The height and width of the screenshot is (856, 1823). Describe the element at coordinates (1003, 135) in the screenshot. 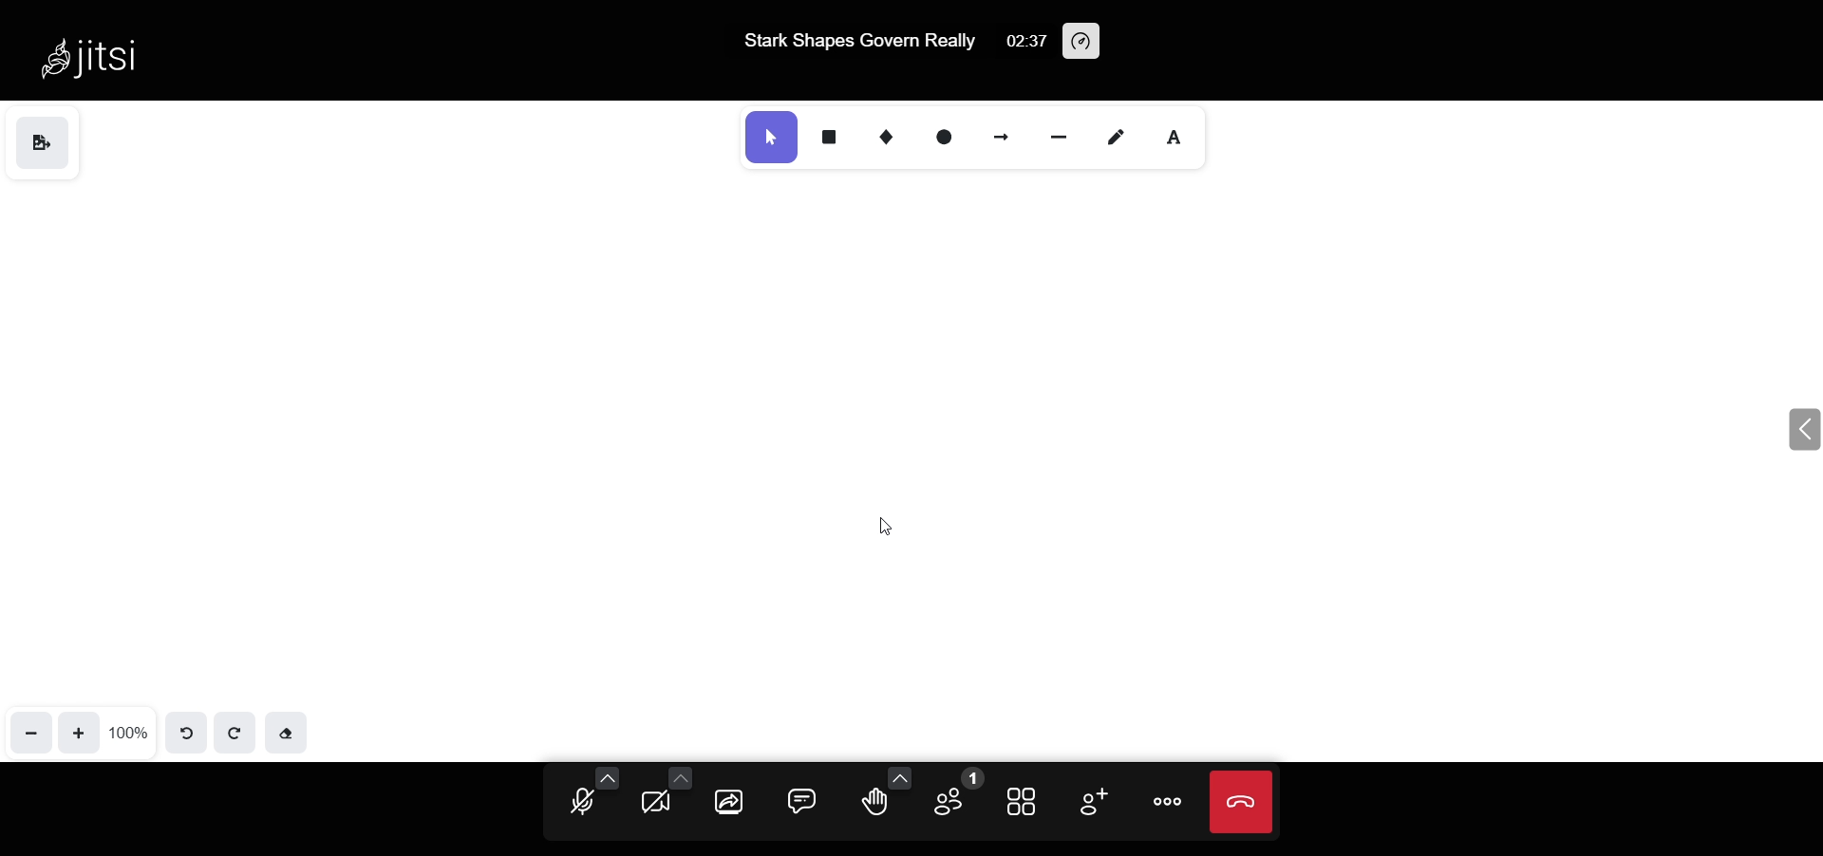

I see `arrow` at that location.